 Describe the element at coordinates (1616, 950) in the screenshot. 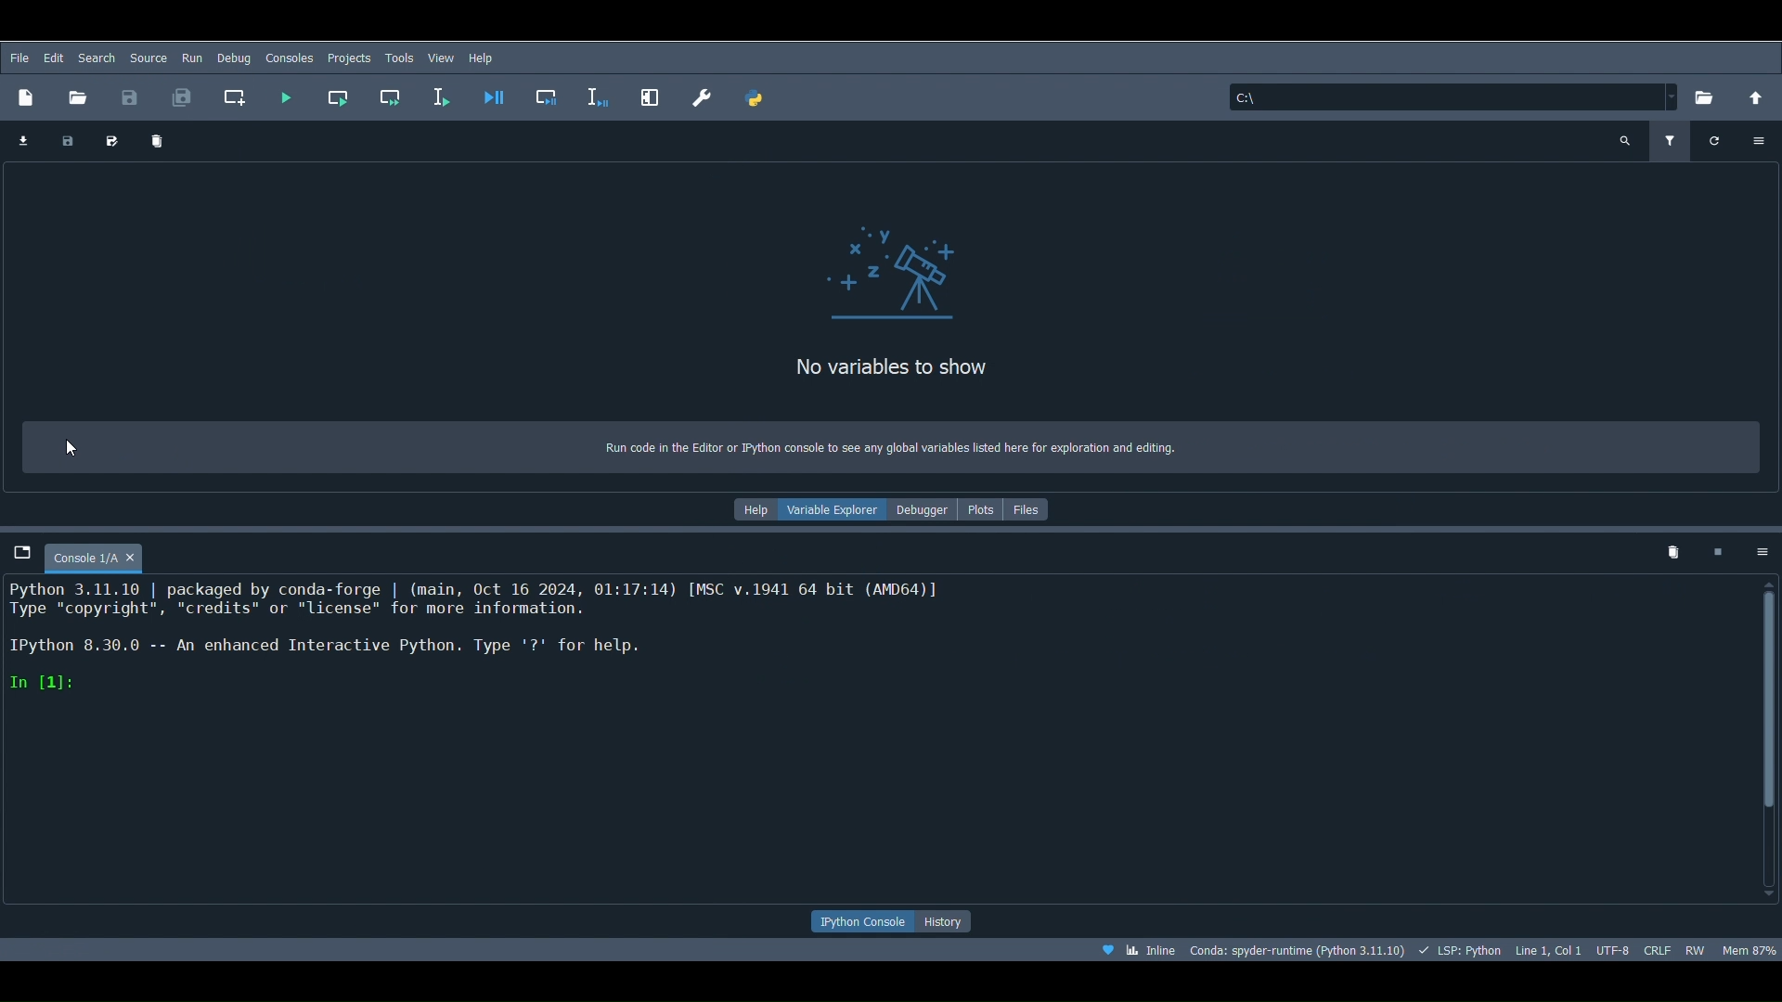

I see `Encoding` at that location.